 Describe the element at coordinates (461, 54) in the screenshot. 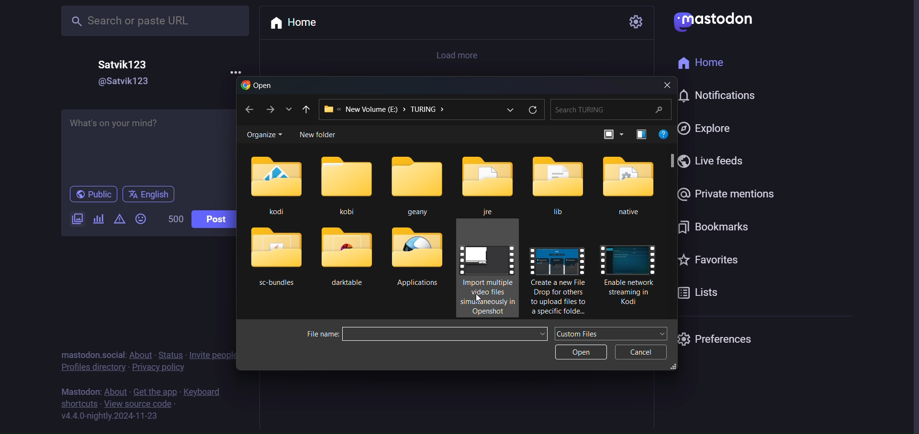

I see `load more` at that location.